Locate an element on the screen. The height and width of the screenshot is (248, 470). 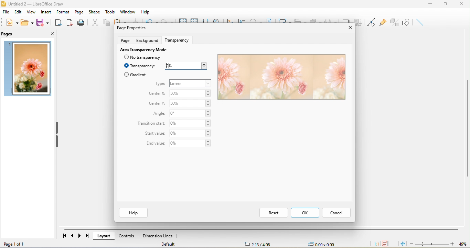
image transparency is located at coordinates (280, 77).